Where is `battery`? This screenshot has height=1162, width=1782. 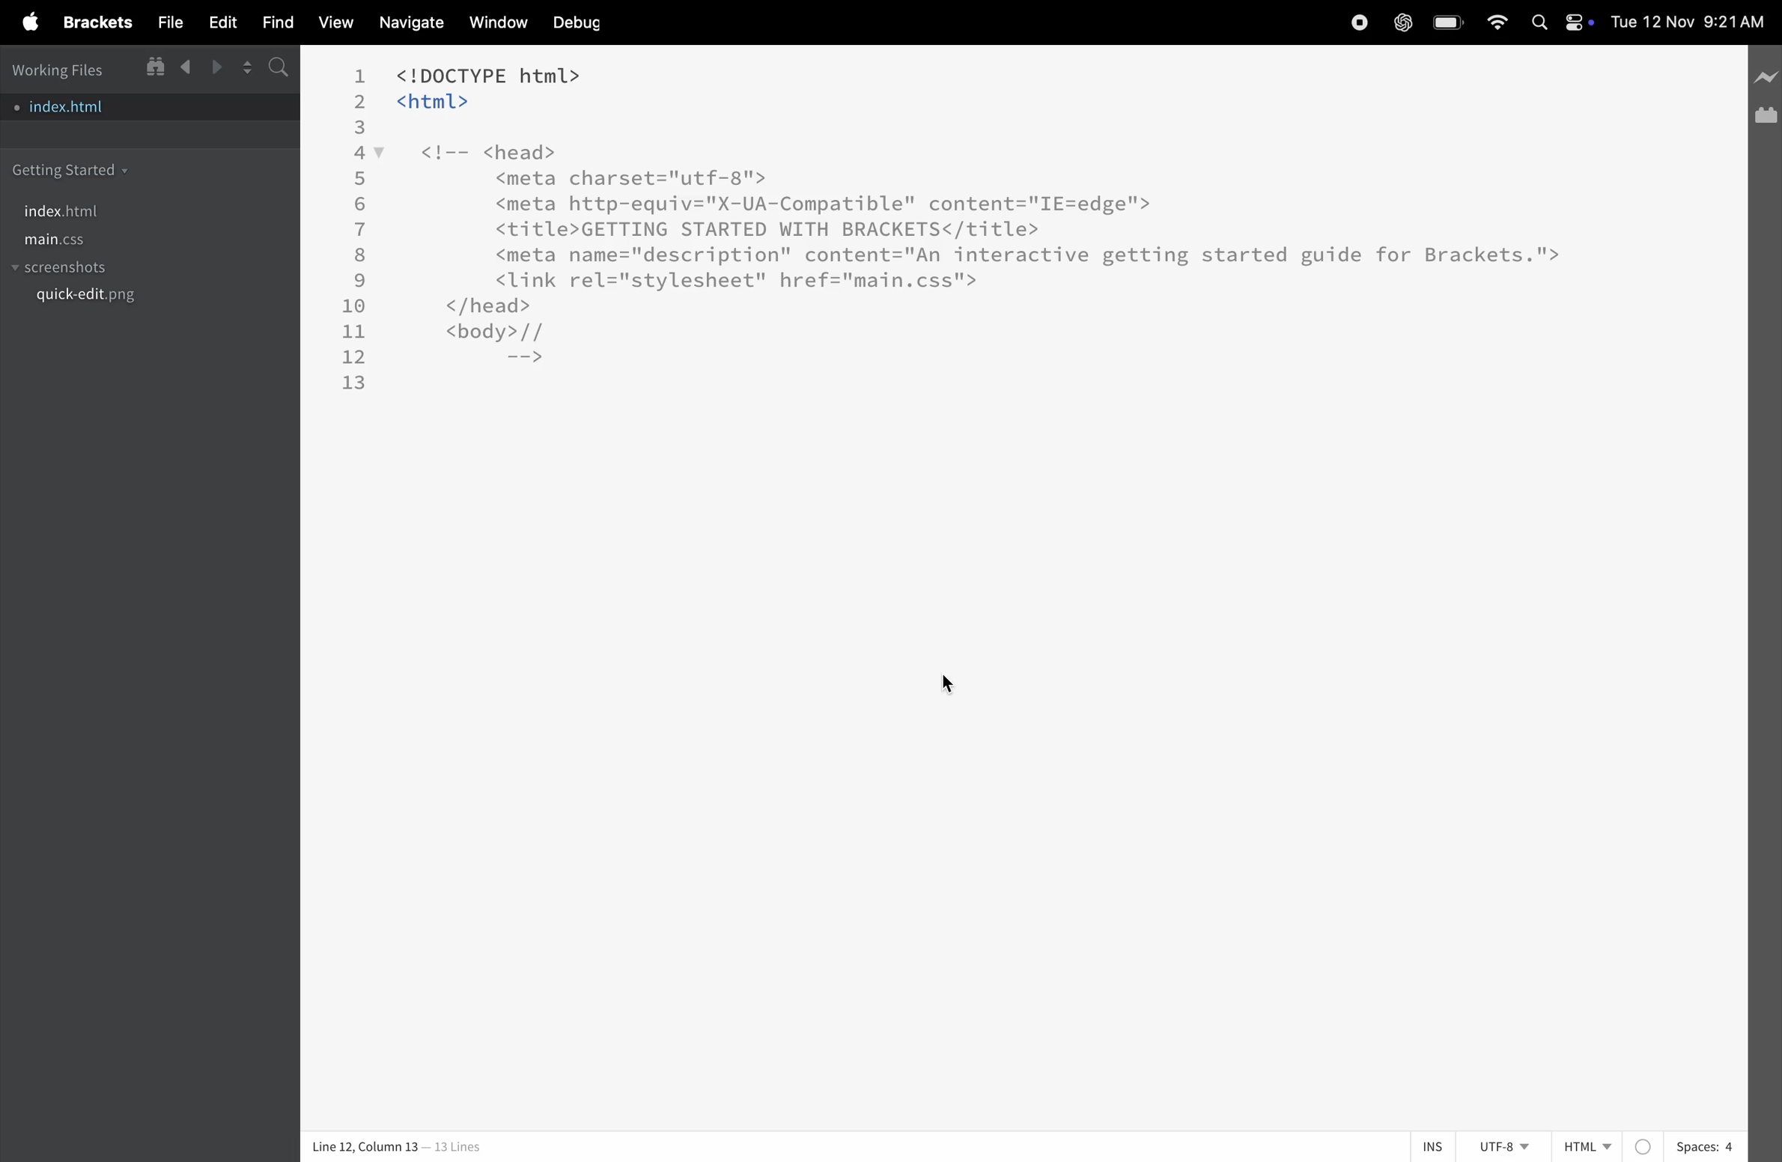
battery is located at coordinates (1447, 23).